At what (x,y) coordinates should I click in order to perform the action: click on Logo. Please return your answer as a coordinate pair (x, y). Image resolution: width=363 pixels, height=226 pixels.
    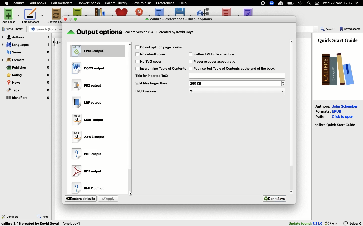
    Looking at the image, I should click on (336, 69).